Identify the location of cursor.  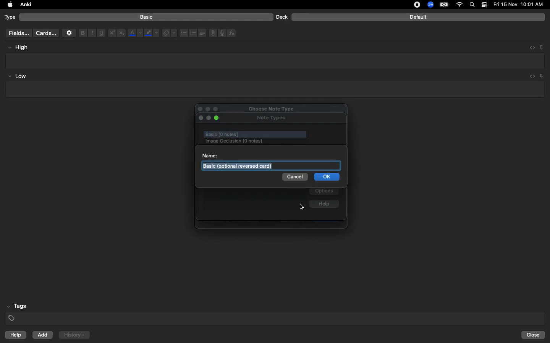
(299, 206).